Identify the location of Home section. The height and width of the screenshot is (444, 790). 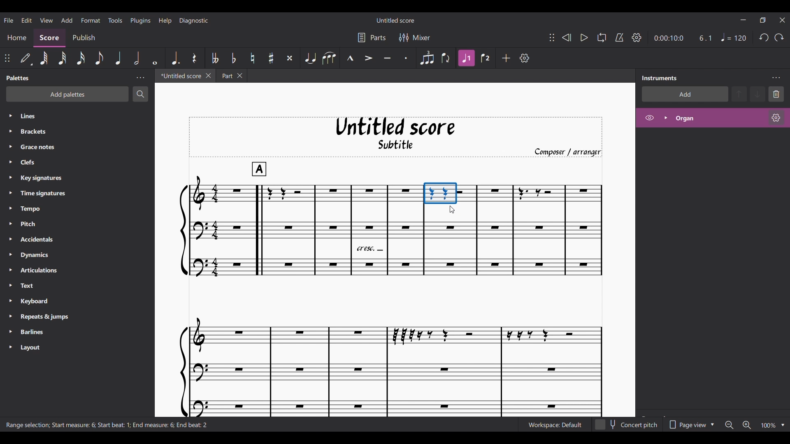
(17, 37).